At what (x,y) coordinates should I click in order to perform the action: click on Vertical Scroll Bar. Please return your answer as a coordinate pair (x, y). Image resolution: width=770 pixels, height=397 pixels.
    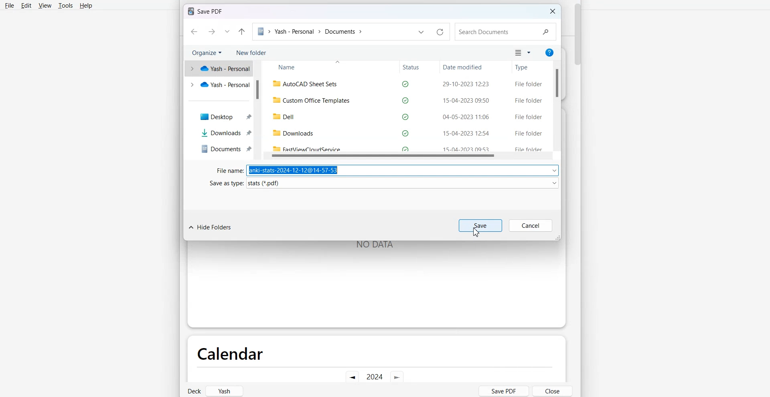
    Looking at the image, I should click on (259, 109).